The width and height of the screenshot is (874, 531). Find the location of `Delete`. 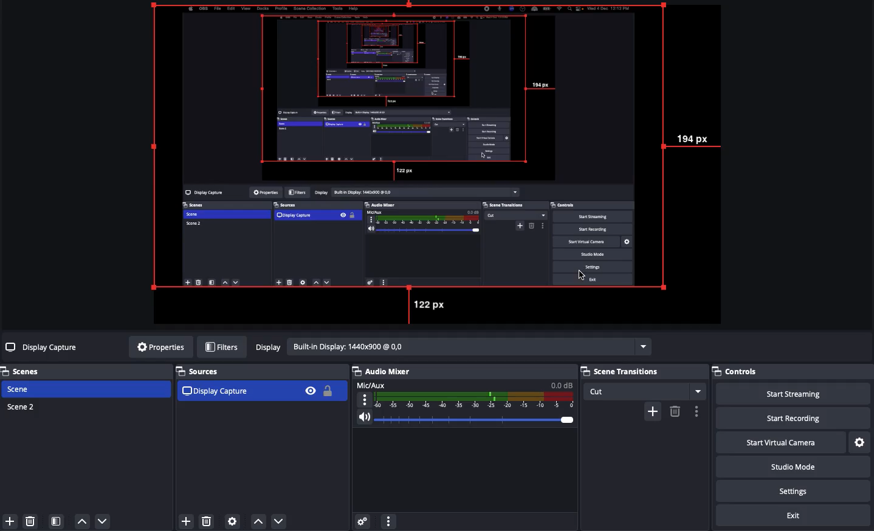

Delete is located at coordinates (32, 521).